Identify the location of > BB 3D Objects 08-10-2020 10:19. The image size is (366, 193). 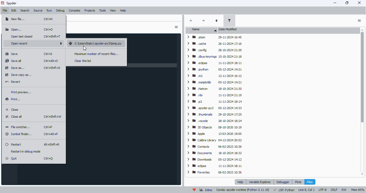
(213, 127).